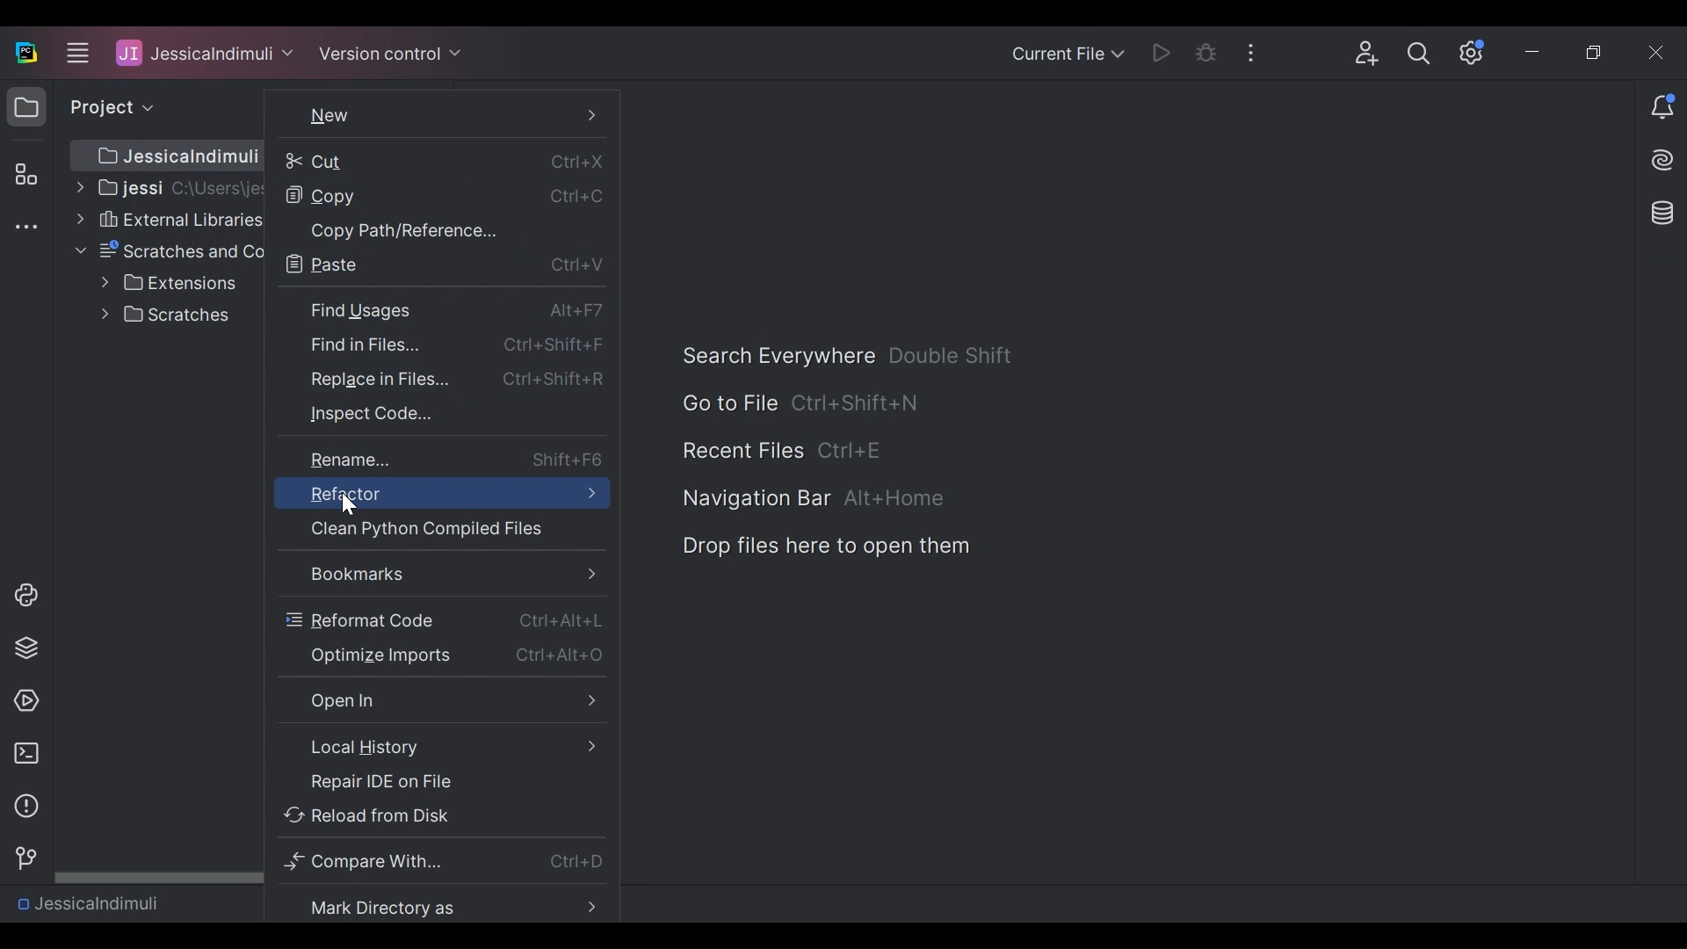 The height and width of the screenshot is (949, 1687). Describe the element at coordinates (742, 452) in the screenshot. I see `Recent Files` at that location.